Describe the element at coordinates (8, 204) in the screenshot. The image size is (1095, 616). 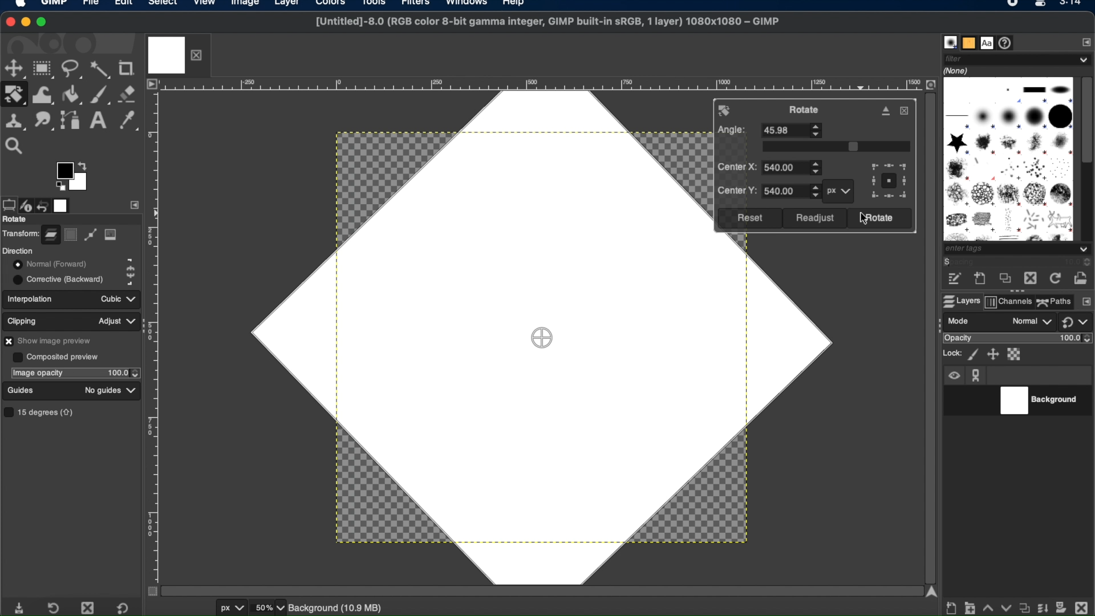
I see `tool options` at that location.